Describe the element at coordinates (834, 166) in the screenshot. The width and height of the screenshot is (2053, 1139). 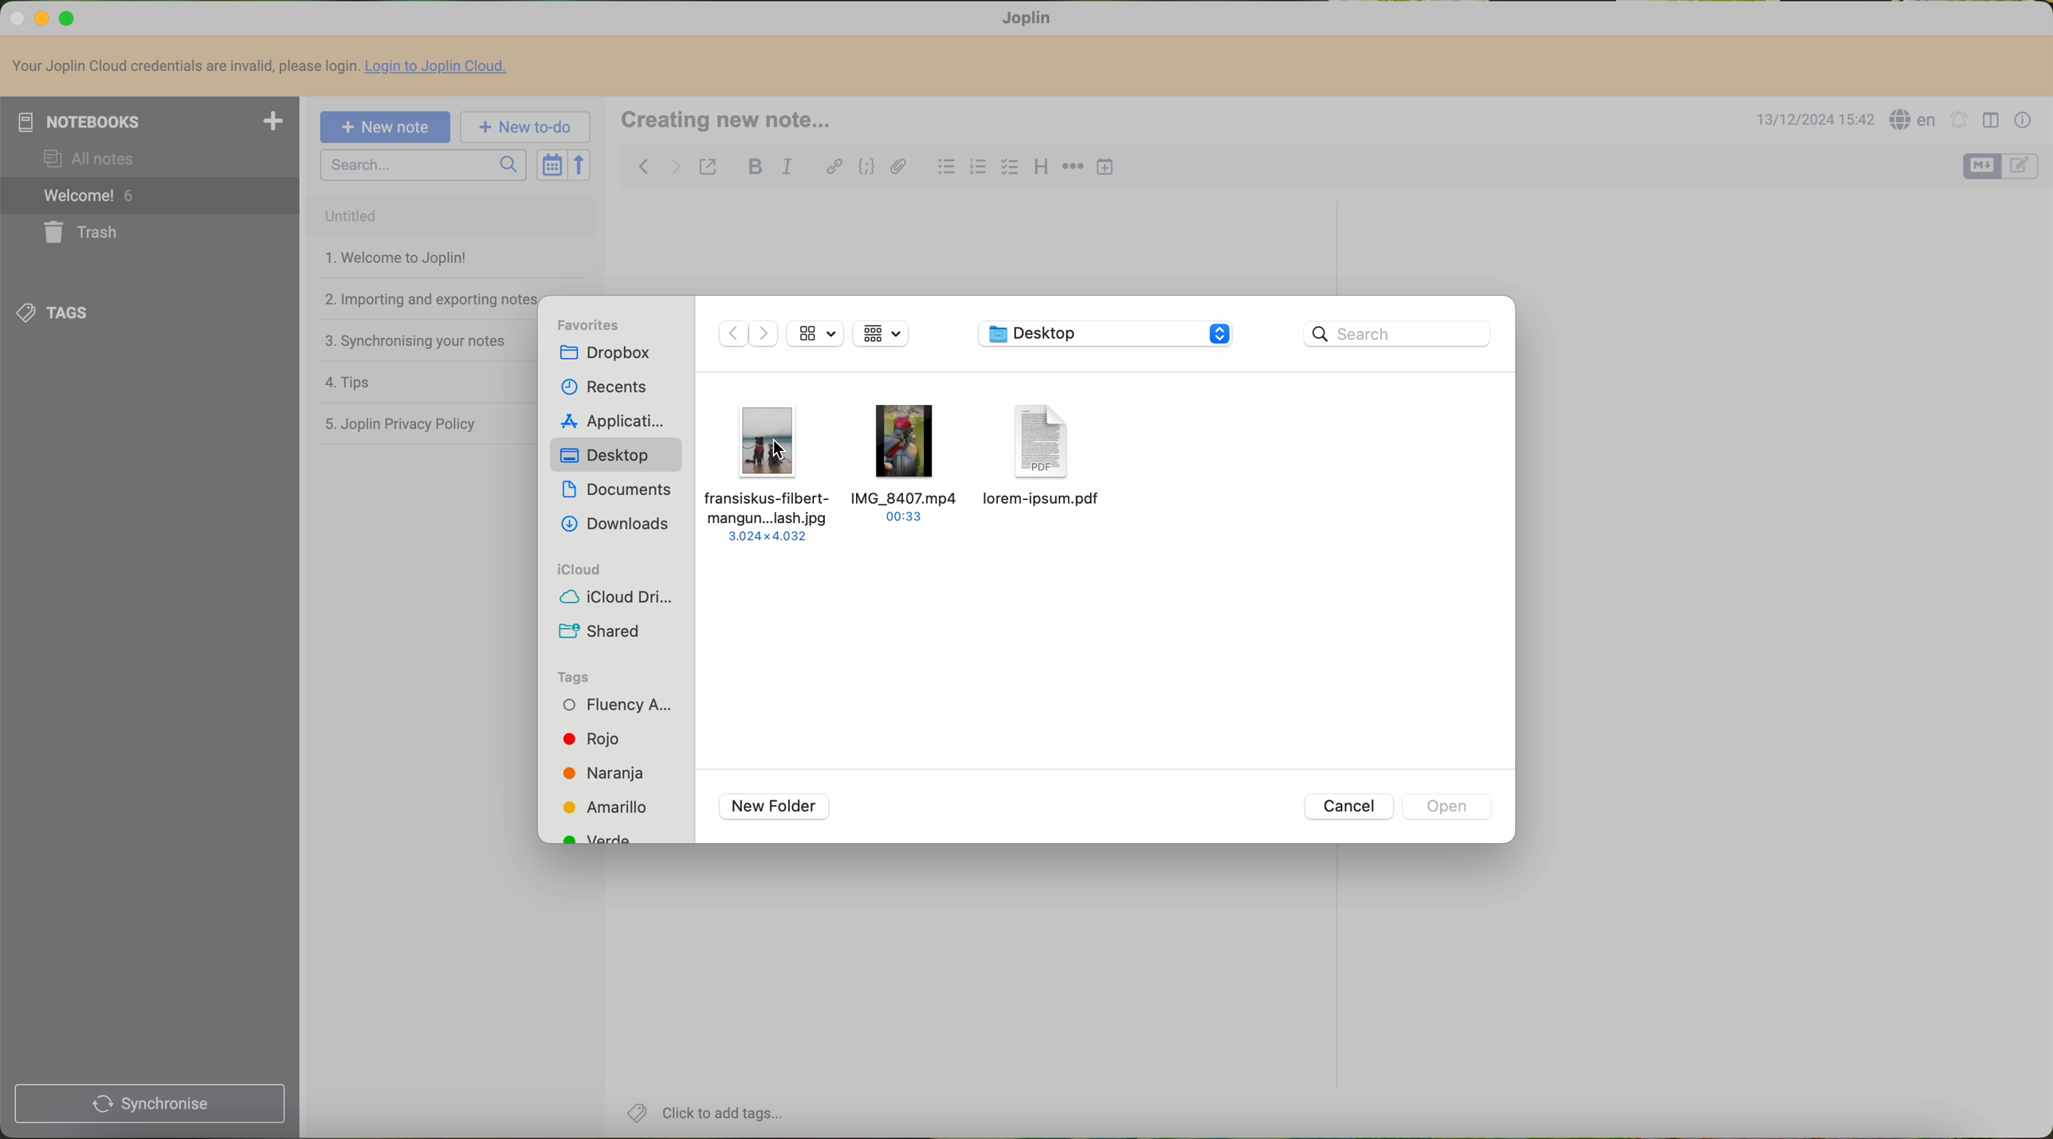
I see `hyperlink` at that location.